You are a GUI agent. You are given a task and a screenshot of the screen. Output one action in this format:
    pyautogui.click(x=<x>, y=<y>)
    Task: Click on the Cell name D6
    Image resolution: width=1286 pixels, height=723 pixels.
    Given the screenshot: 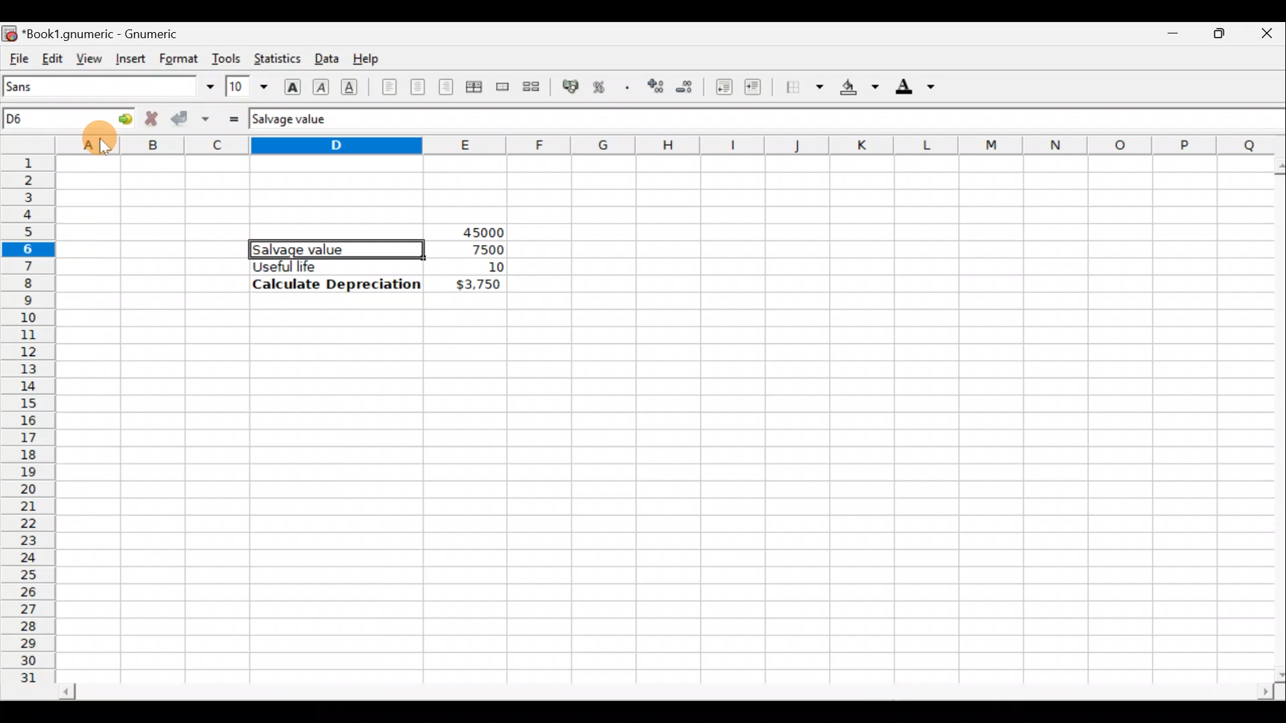 What is the action you would take?
    pyautogui.click(x=48, y=119)
    